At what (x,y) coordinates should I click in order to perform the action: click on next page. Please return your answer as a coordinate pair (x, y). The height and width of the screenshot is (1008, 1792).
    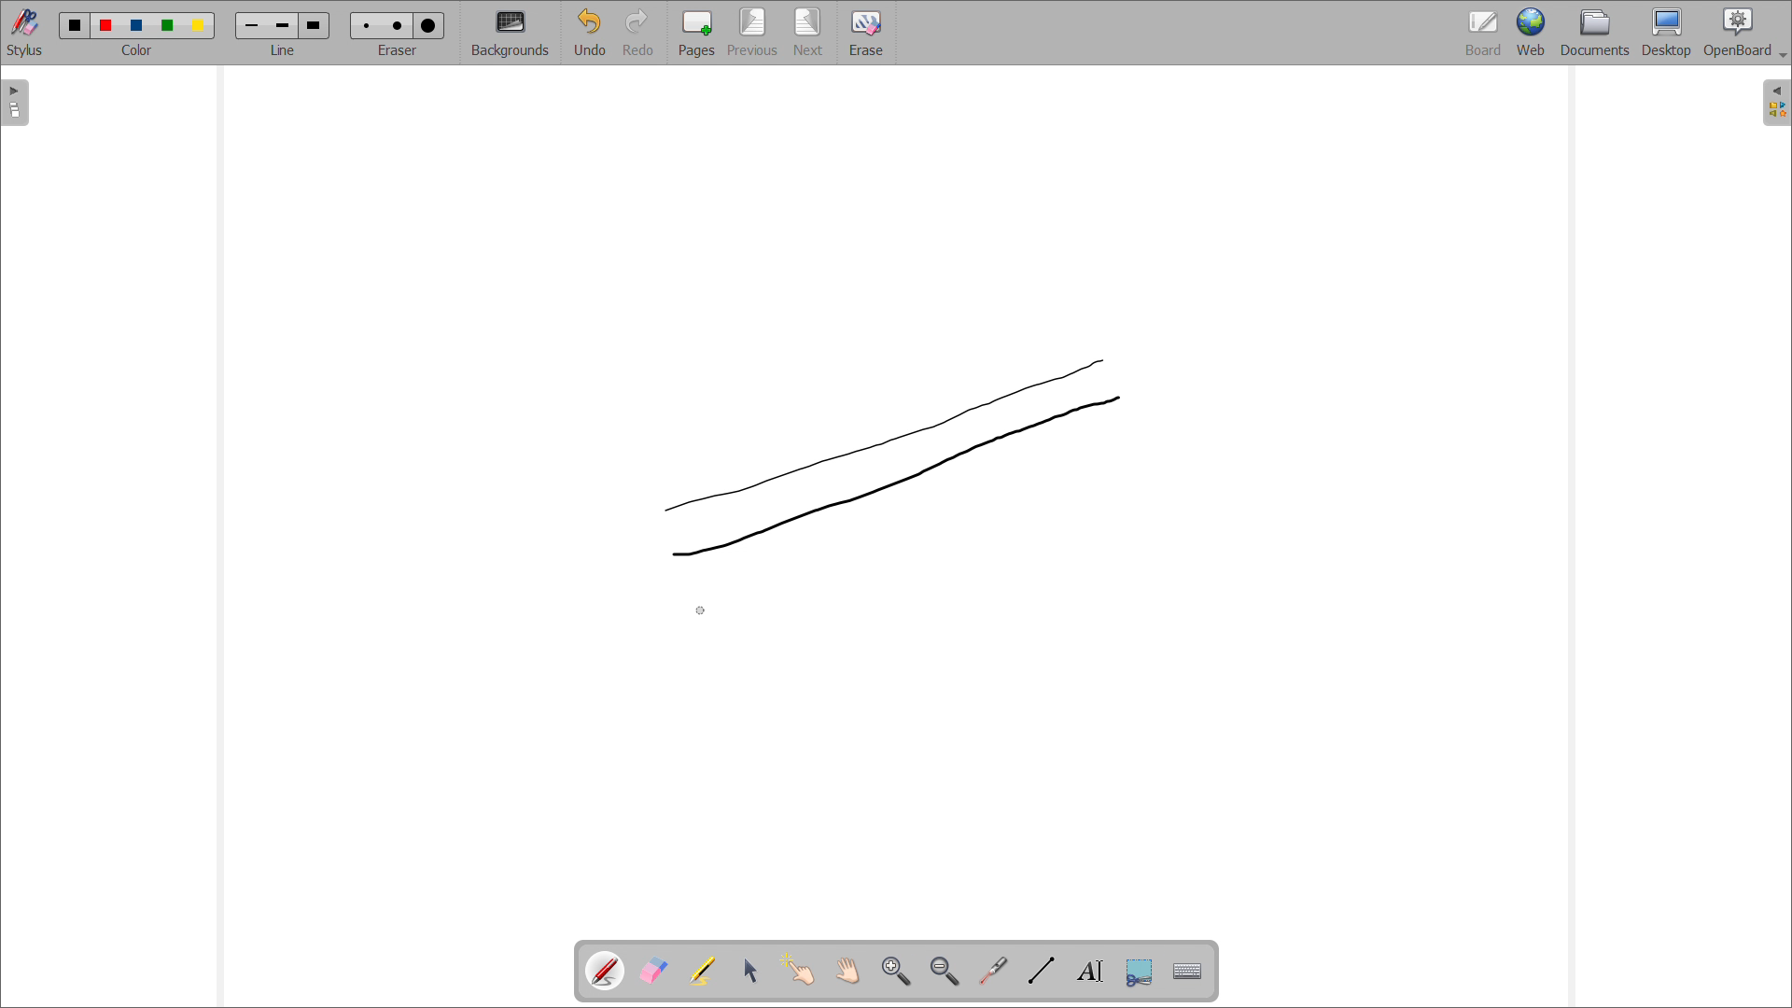
    Looking at the image, I should click on (809, 33).